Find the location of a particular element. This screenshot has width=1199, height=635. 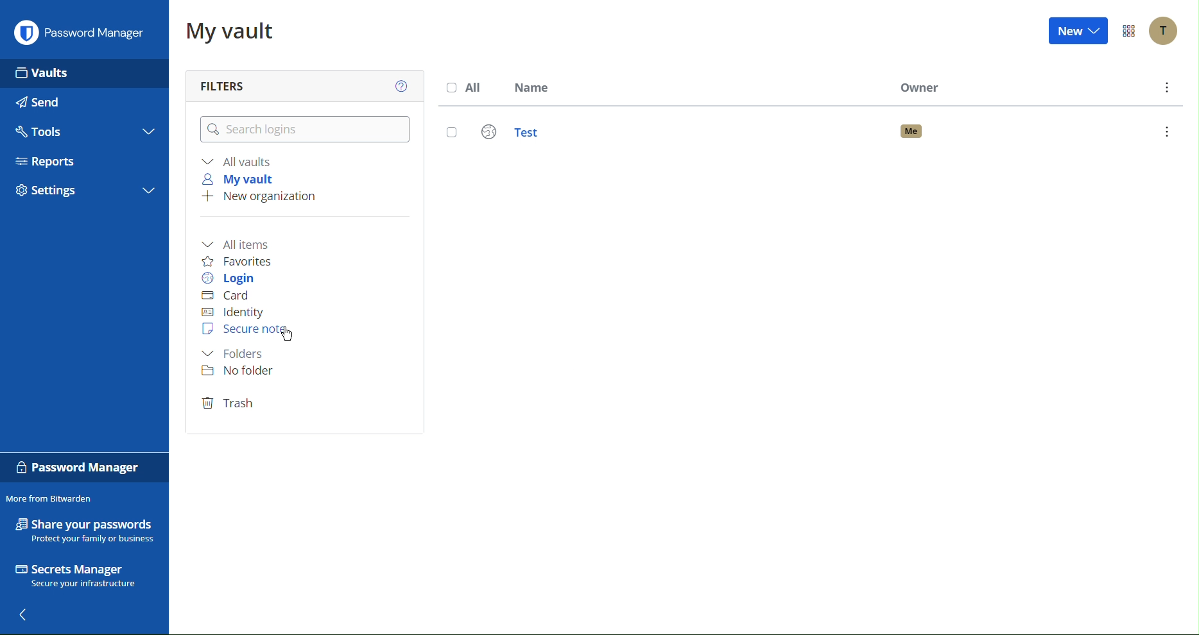

Settings is located at coordinates (51, 189).